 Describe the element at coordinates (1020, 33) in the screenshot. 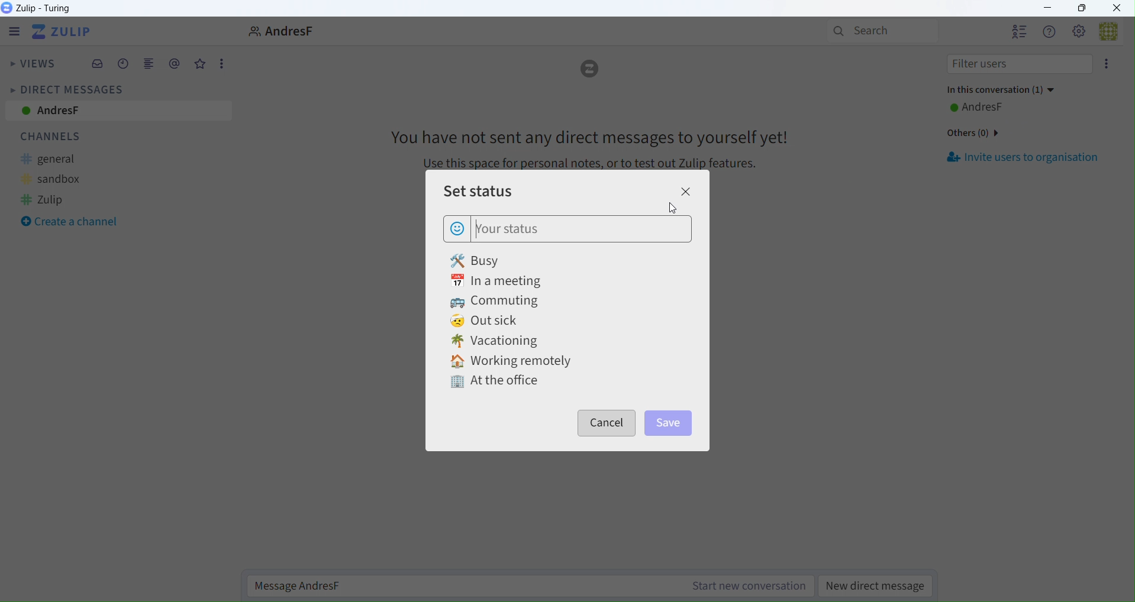

I see `Users` at that location.